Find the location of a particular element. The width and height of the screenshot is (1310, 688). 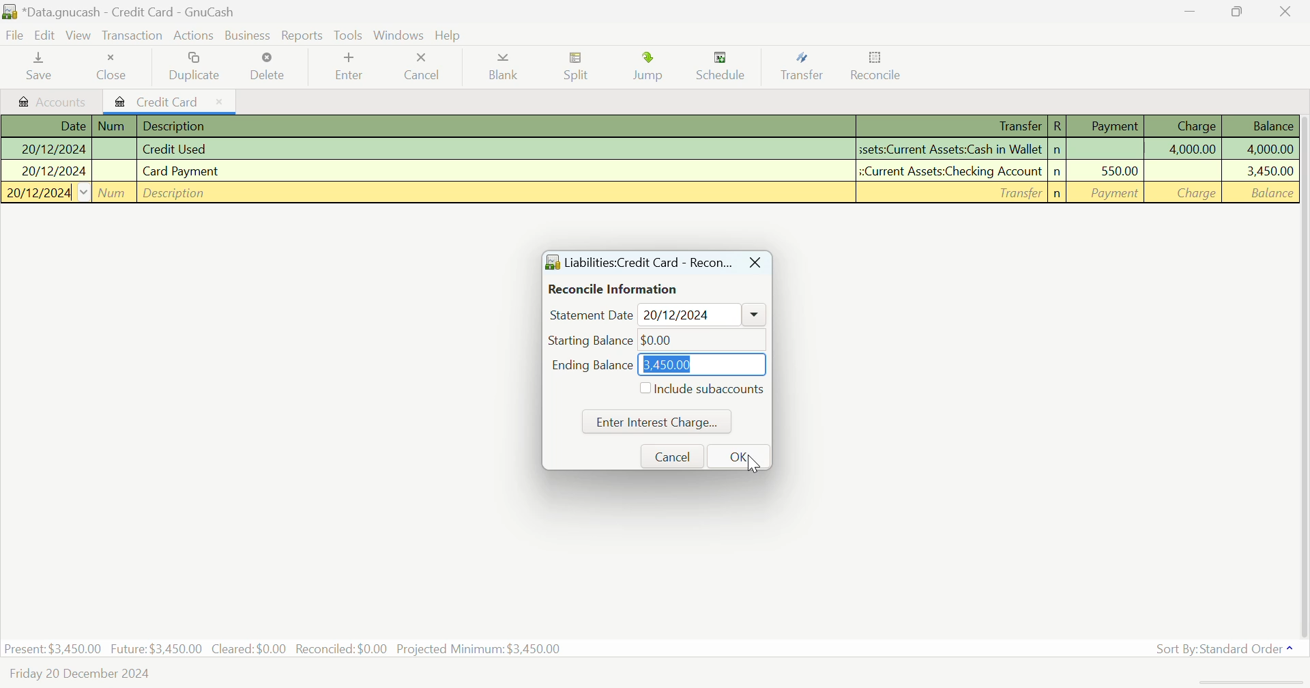

Scroll Bar is located at coordinates (1302, 373).